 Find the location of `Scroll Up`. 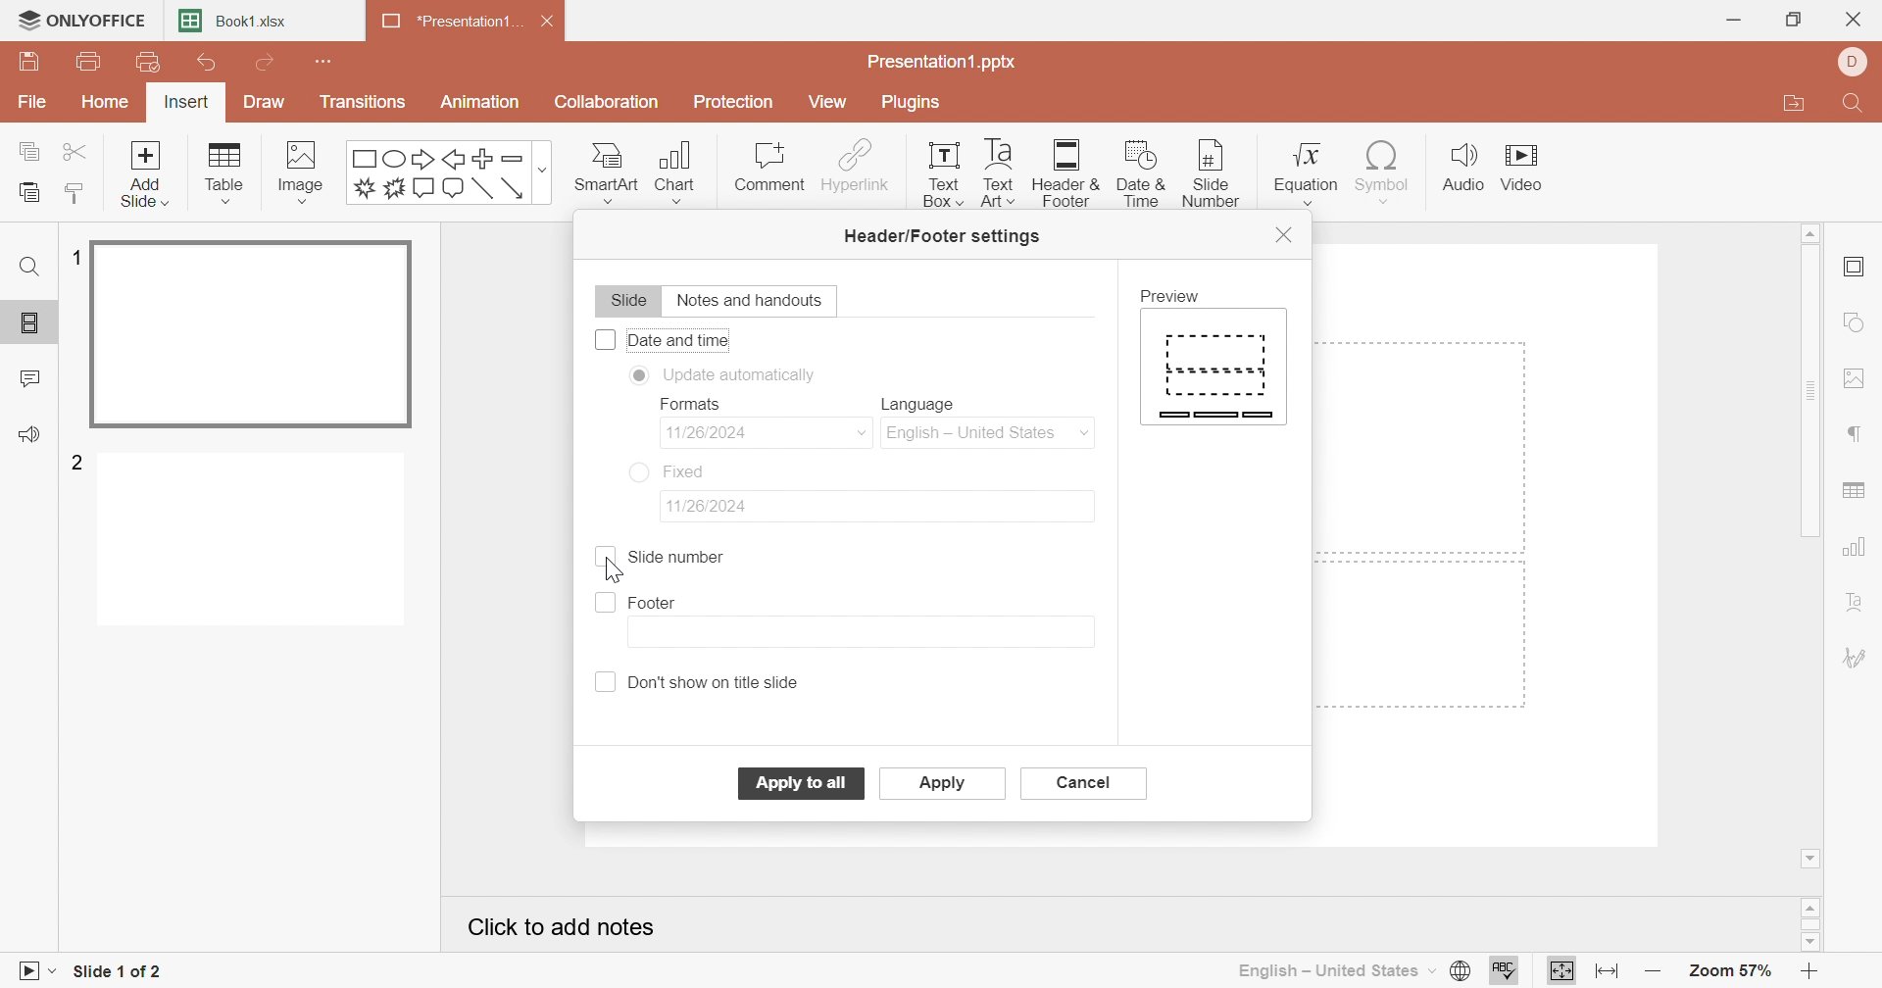

Scroll Up is located at coordinates (1814, 905).